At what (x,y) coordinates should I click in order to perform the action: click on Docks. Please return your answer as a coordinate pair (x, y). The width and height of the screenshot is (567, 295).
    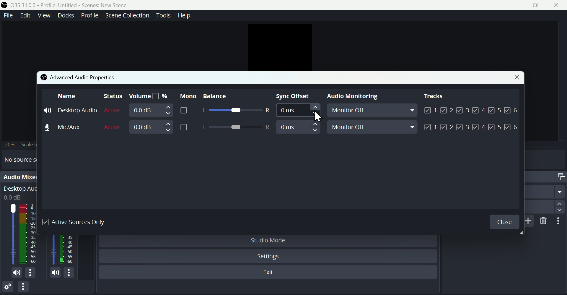
    Looking at the image, I should click on (66, 16).